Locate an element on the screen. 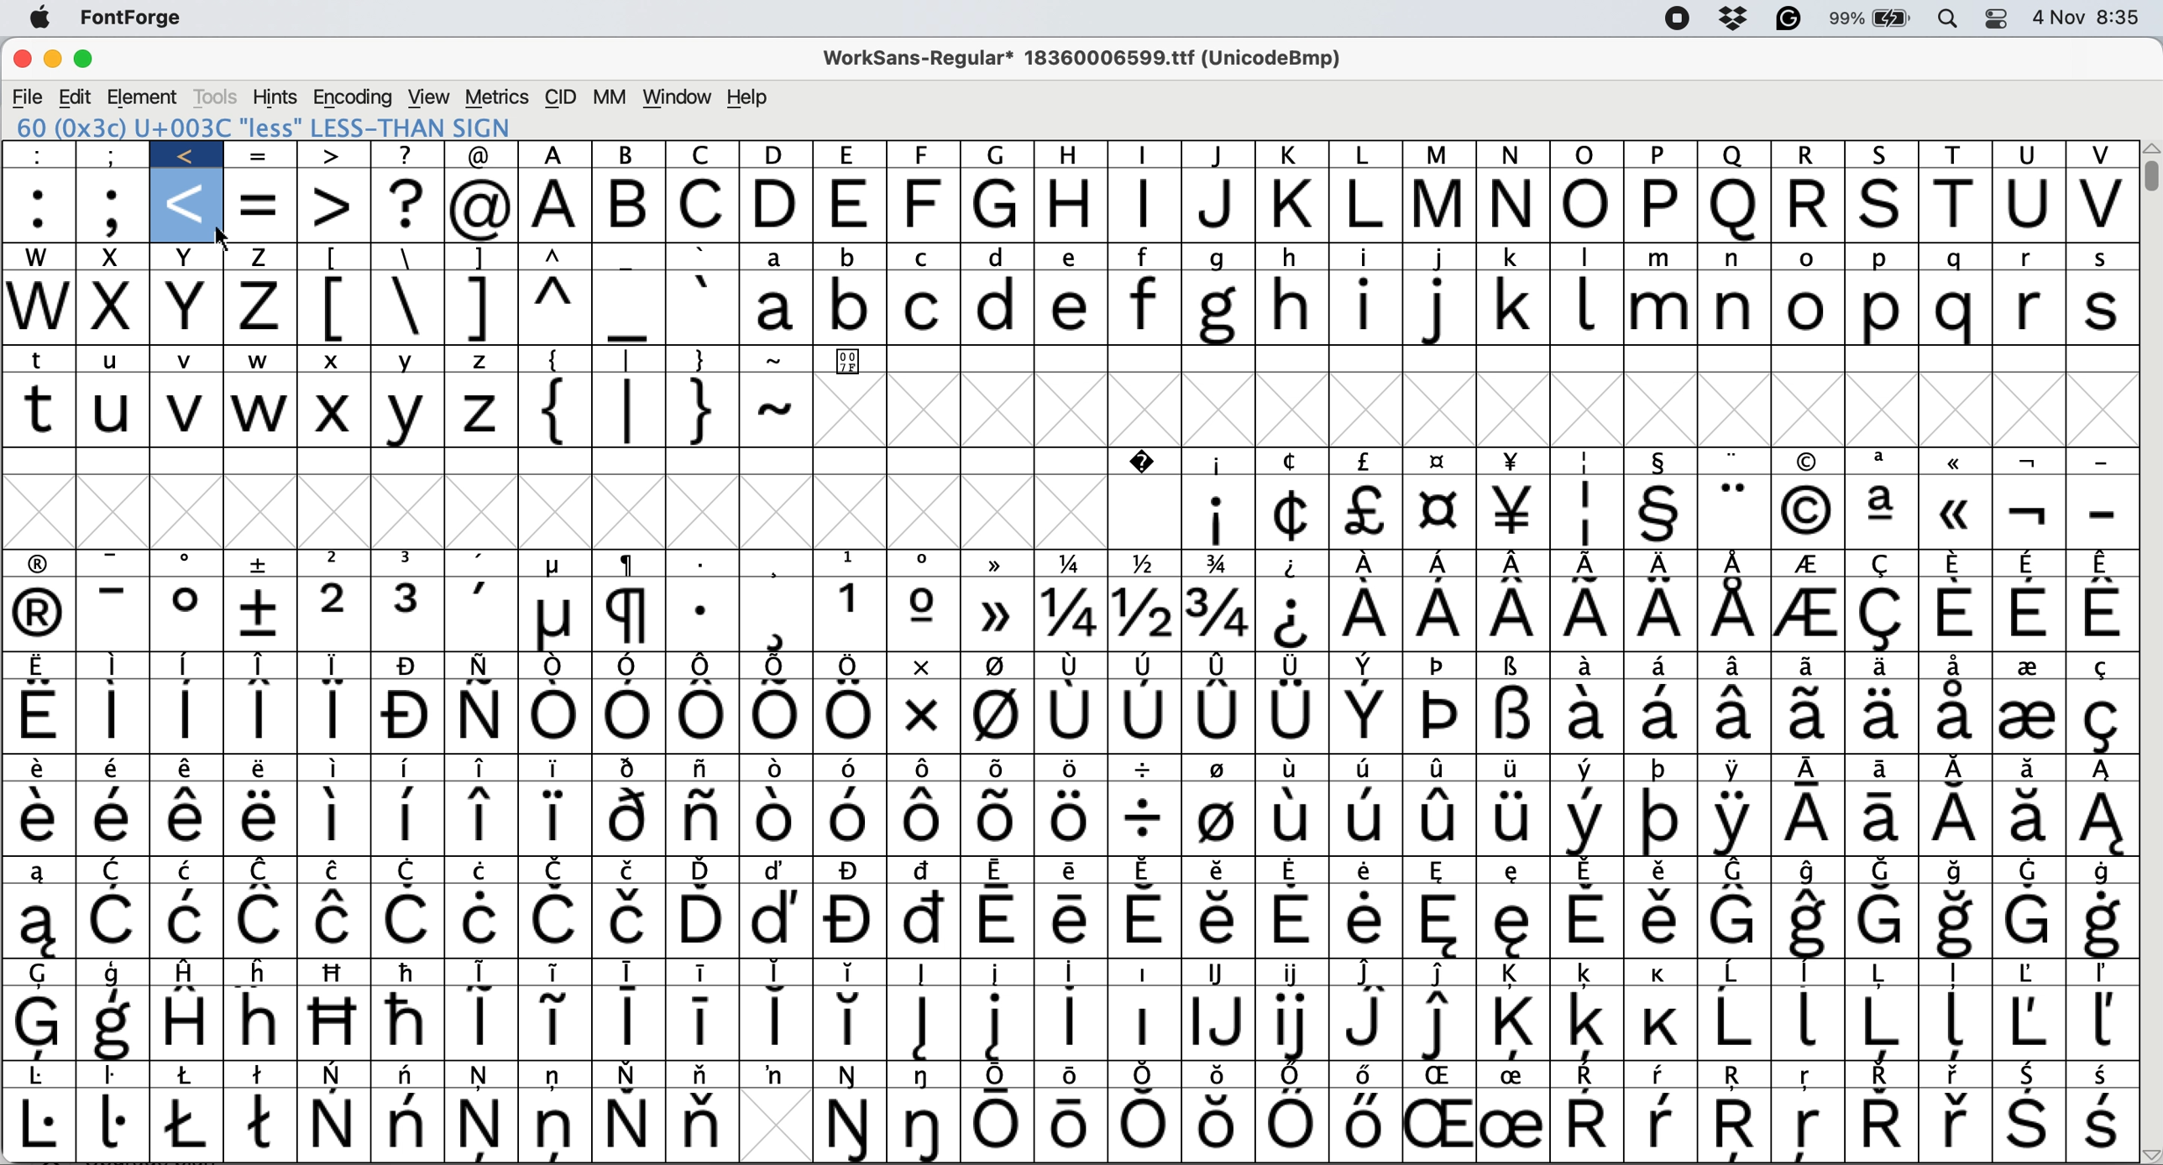 The image size is (2163, 1165). Symbol is located at coordinates (479, 818).